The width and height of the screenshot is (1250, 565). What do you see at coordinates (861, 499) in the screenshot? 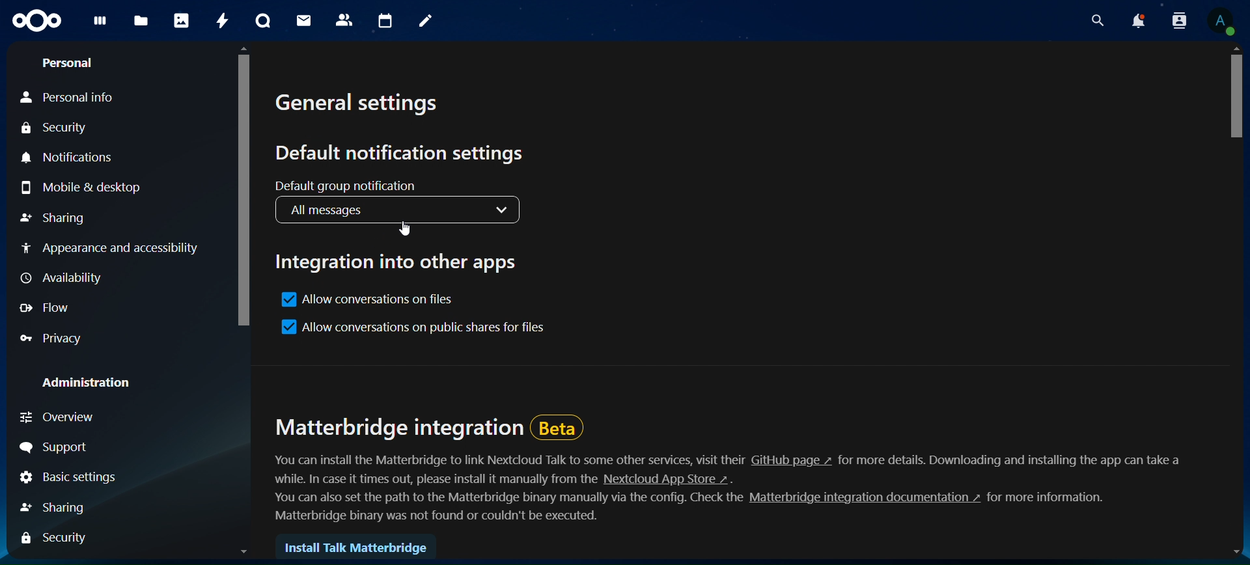
I see `hyperlink` at bounding box center [861, 499].